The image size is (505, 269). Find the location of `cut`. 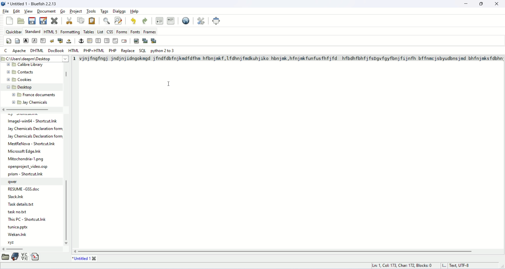

cut is located at coordinates (70, 20).